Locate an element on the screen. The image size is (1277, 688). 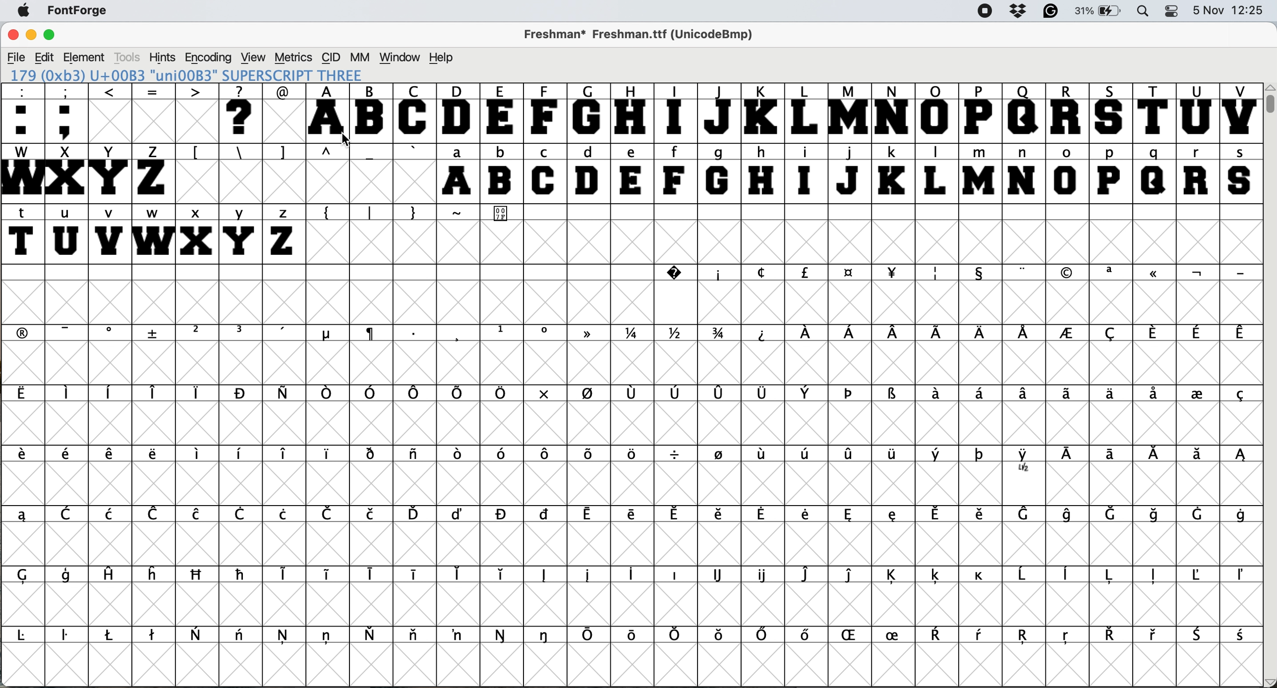
symbol is located at coordinates (721, 636).